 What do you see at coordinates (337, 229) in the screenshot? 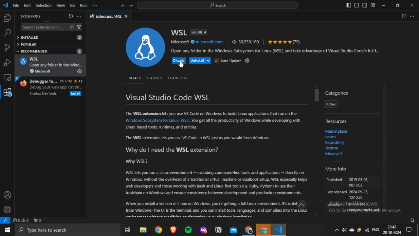
I see `show hidden icons` at bounding box center [337, 229].